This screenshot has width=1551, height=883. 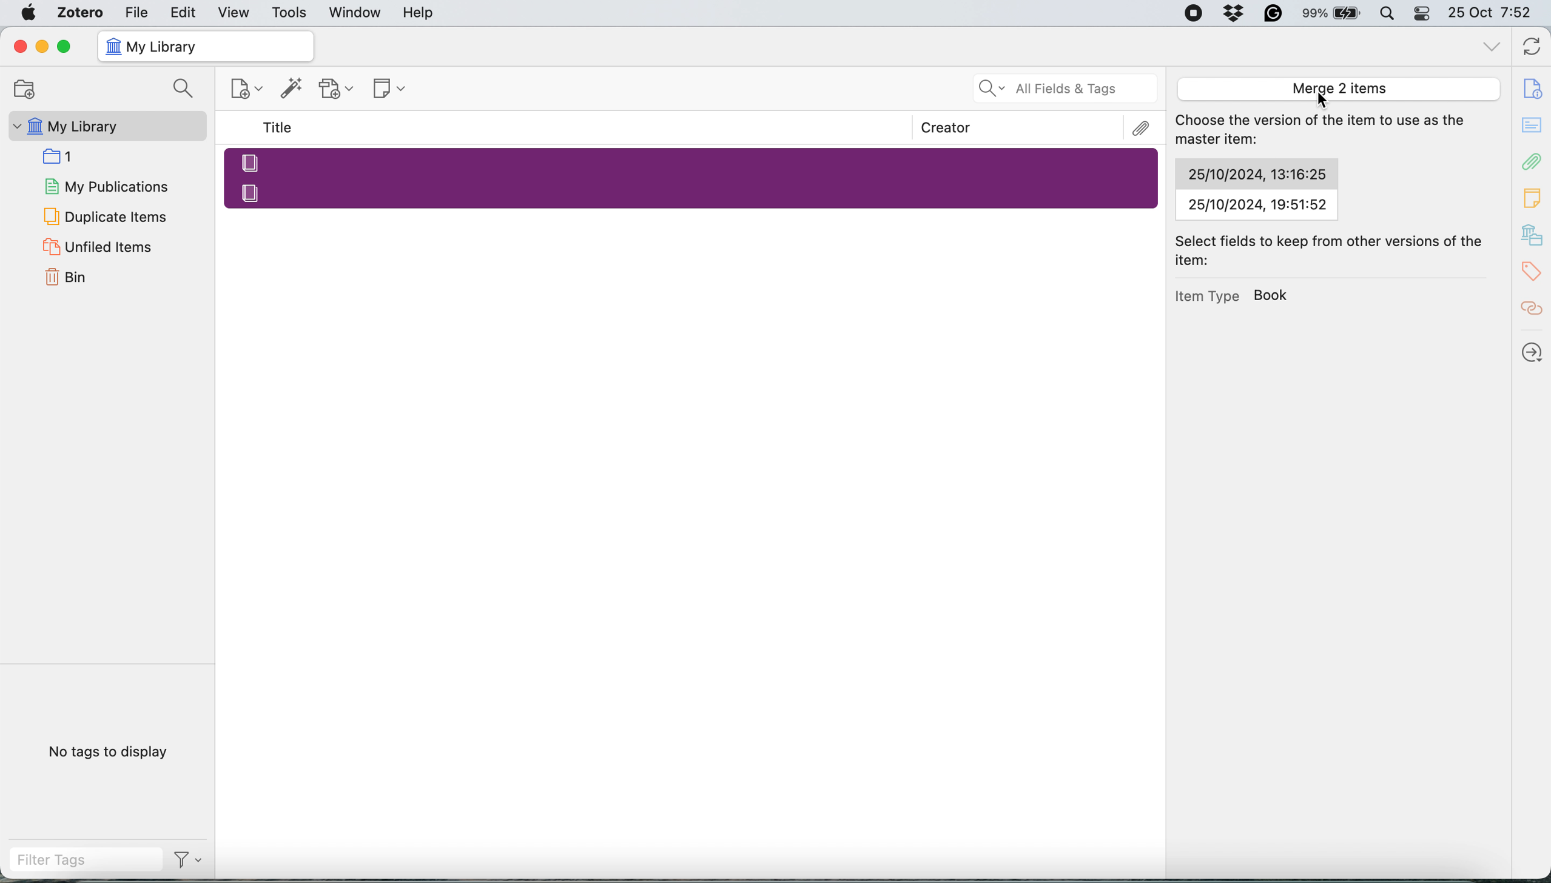 I want to click on Screen recording, so click(x=1193, y=14).